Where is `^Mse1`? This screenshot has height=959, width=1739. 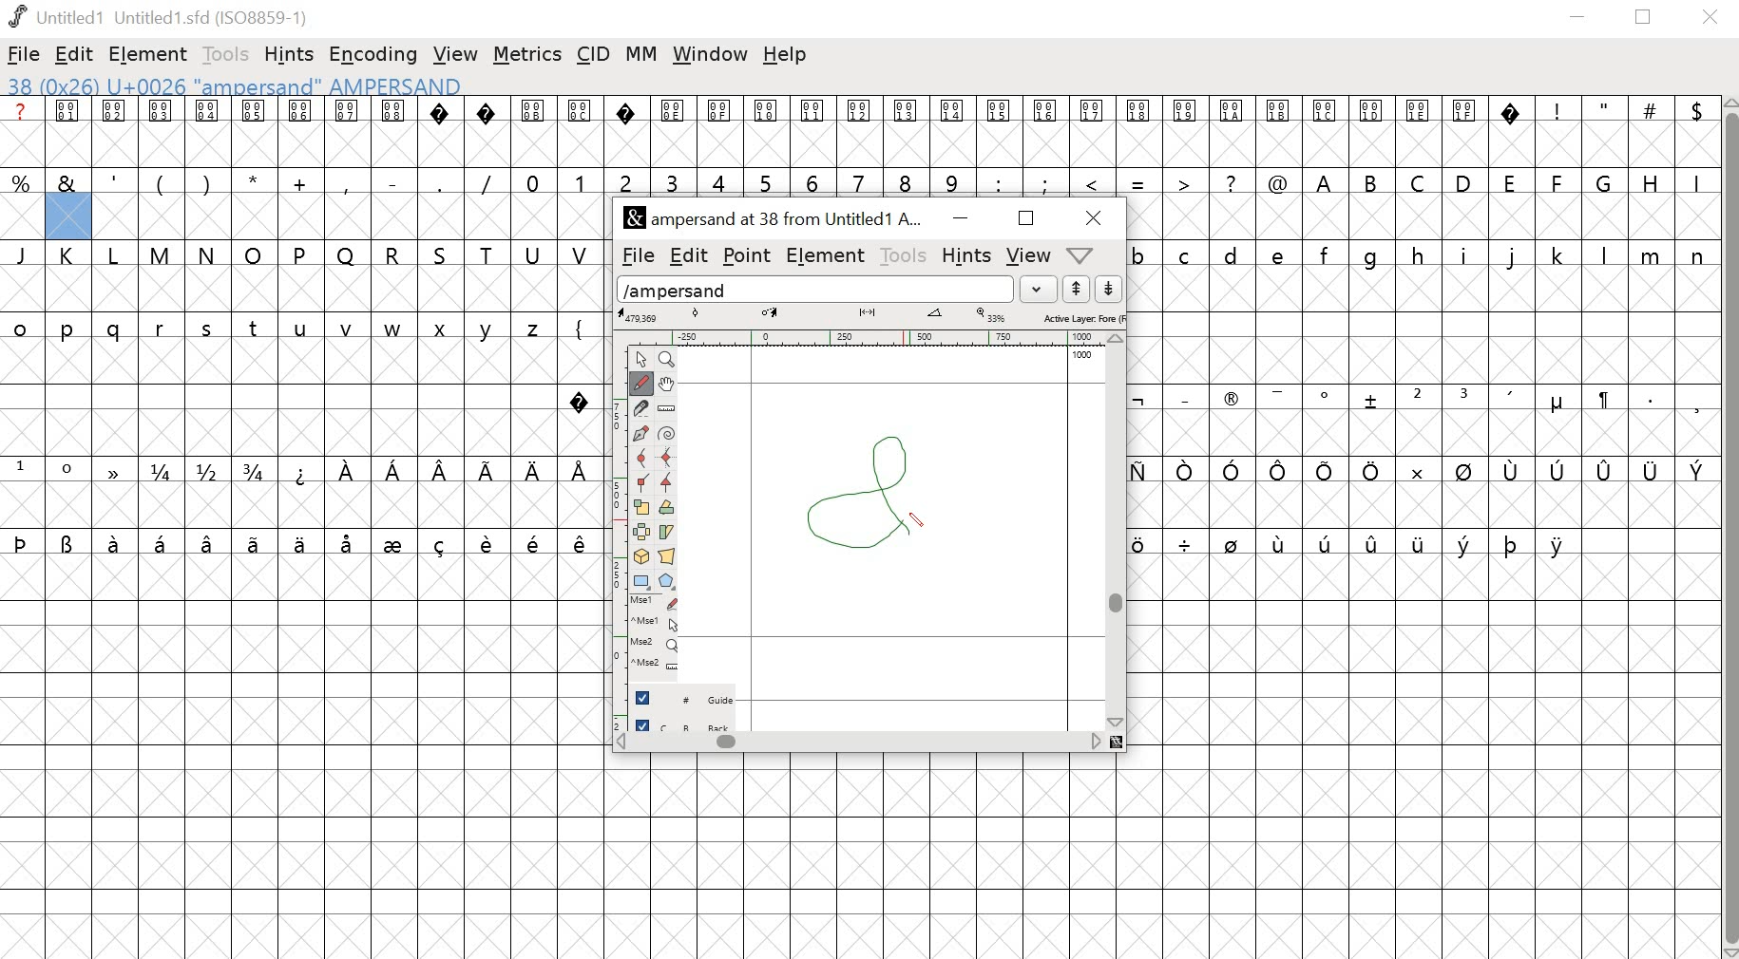
^Mse1 is located at coordinates (657, 622).